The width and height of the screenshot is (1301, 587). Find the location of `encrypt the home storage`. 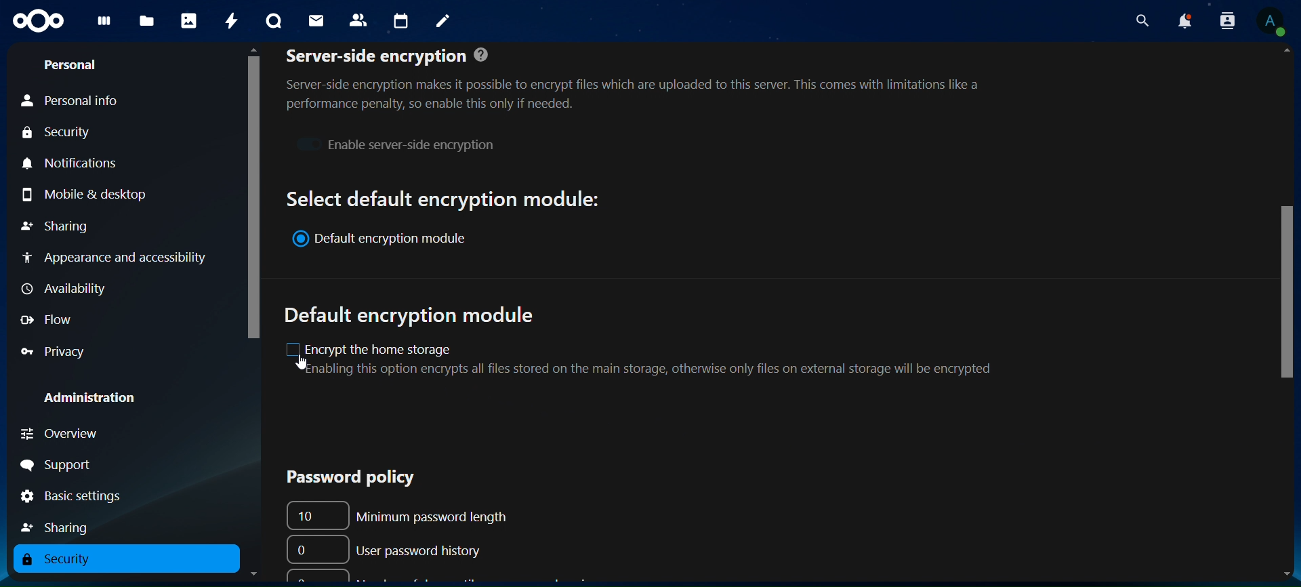

encrypt the home storage is located at coordinates (656, 358).